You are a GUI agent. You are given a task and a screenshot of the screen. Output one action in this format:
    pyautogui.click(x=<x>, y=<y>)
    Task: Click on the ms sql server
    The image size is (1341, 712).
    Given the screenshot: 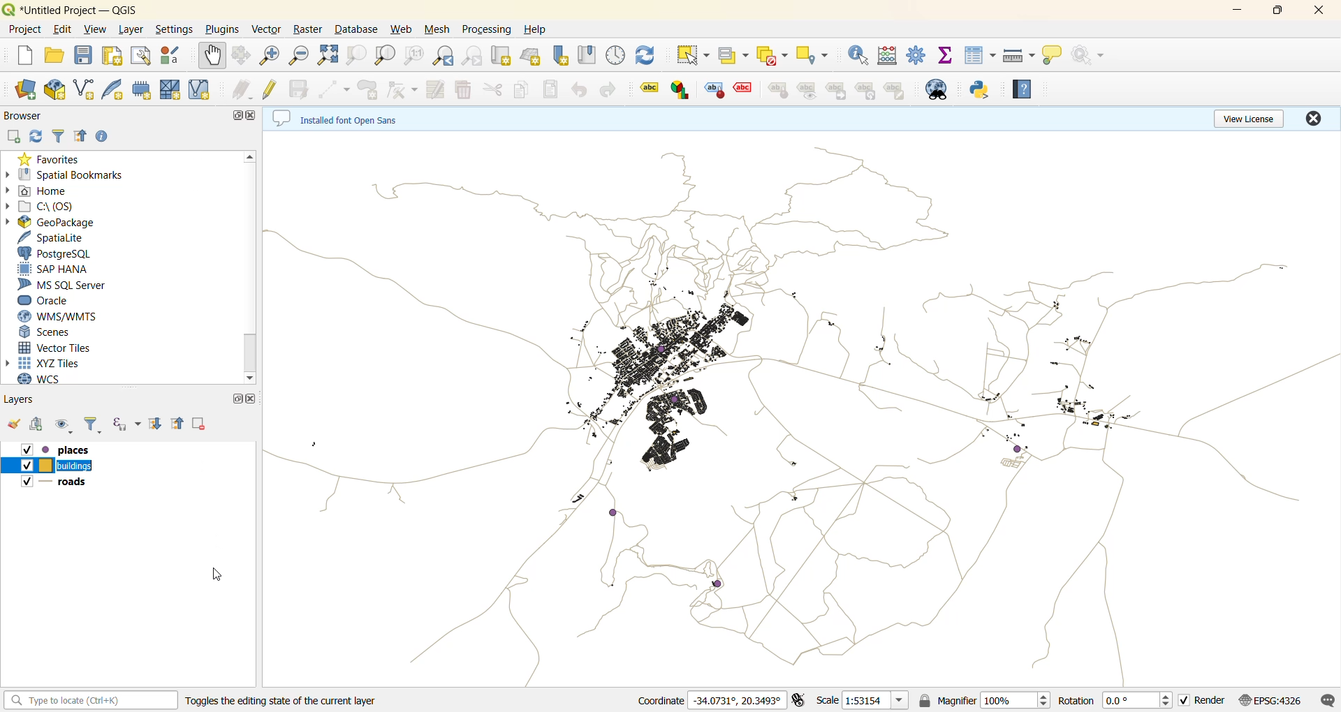 What is the action you would take?
    pyautogui.click(x=63, y=284)
    